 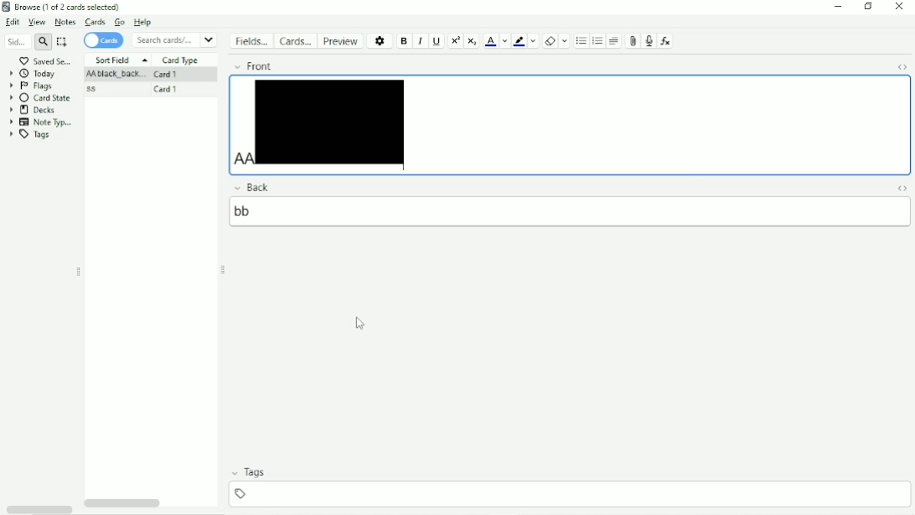 What do you see at coordinates (295, 41) in the screenshot?
I see `Cards` at bounding box center [295, 41].